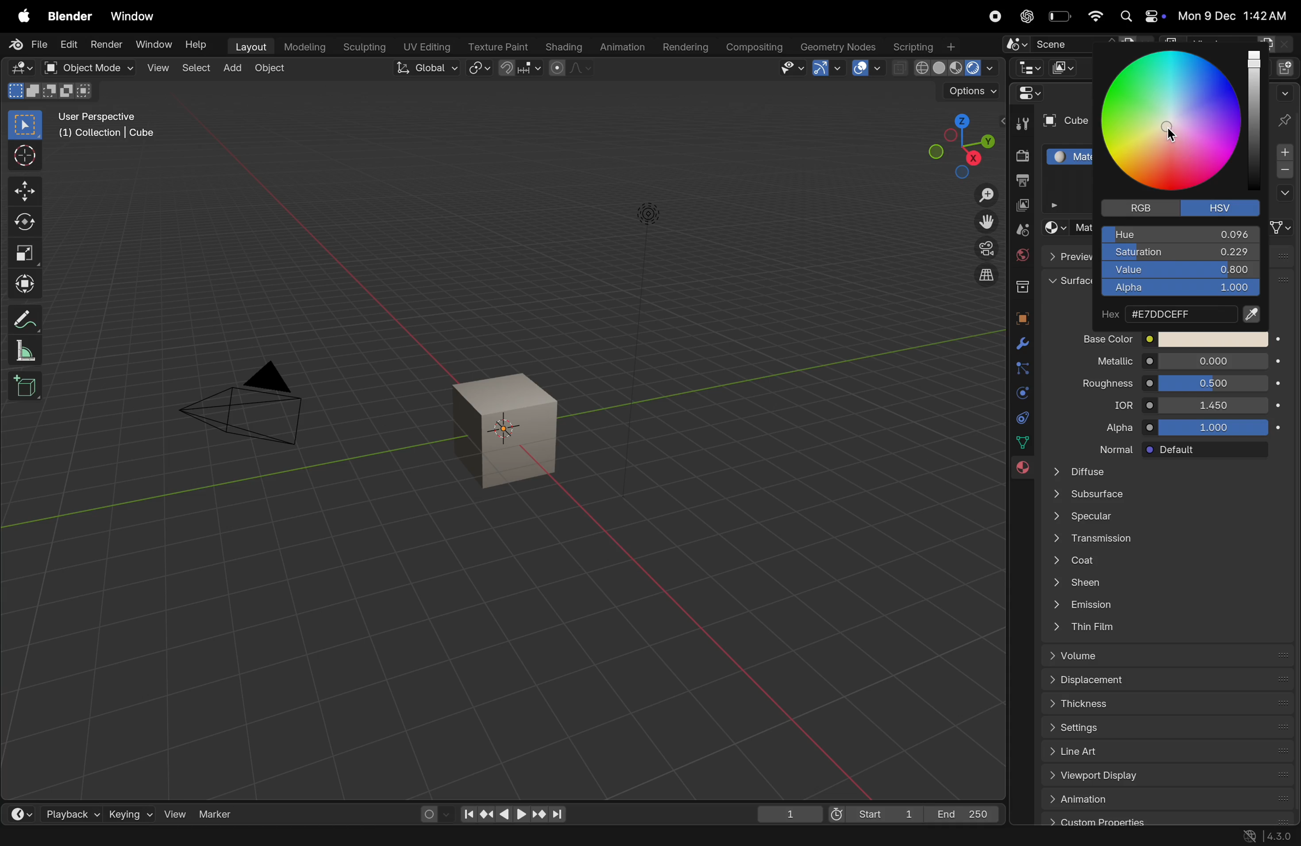 The width and height of the screenshot is (1301, 846). I want to click on chatgpt, so click(1023, 16).